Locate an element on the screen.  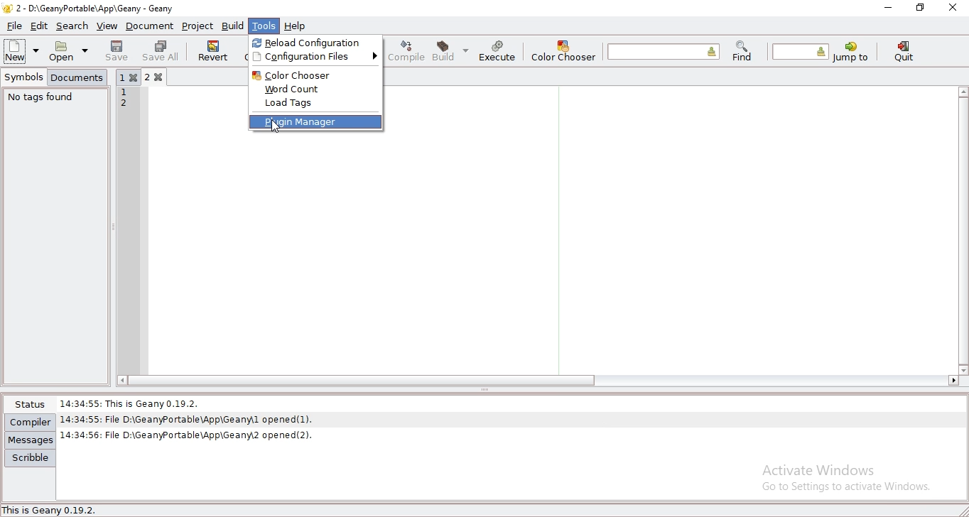
execute is located at coordinates (498, 51).